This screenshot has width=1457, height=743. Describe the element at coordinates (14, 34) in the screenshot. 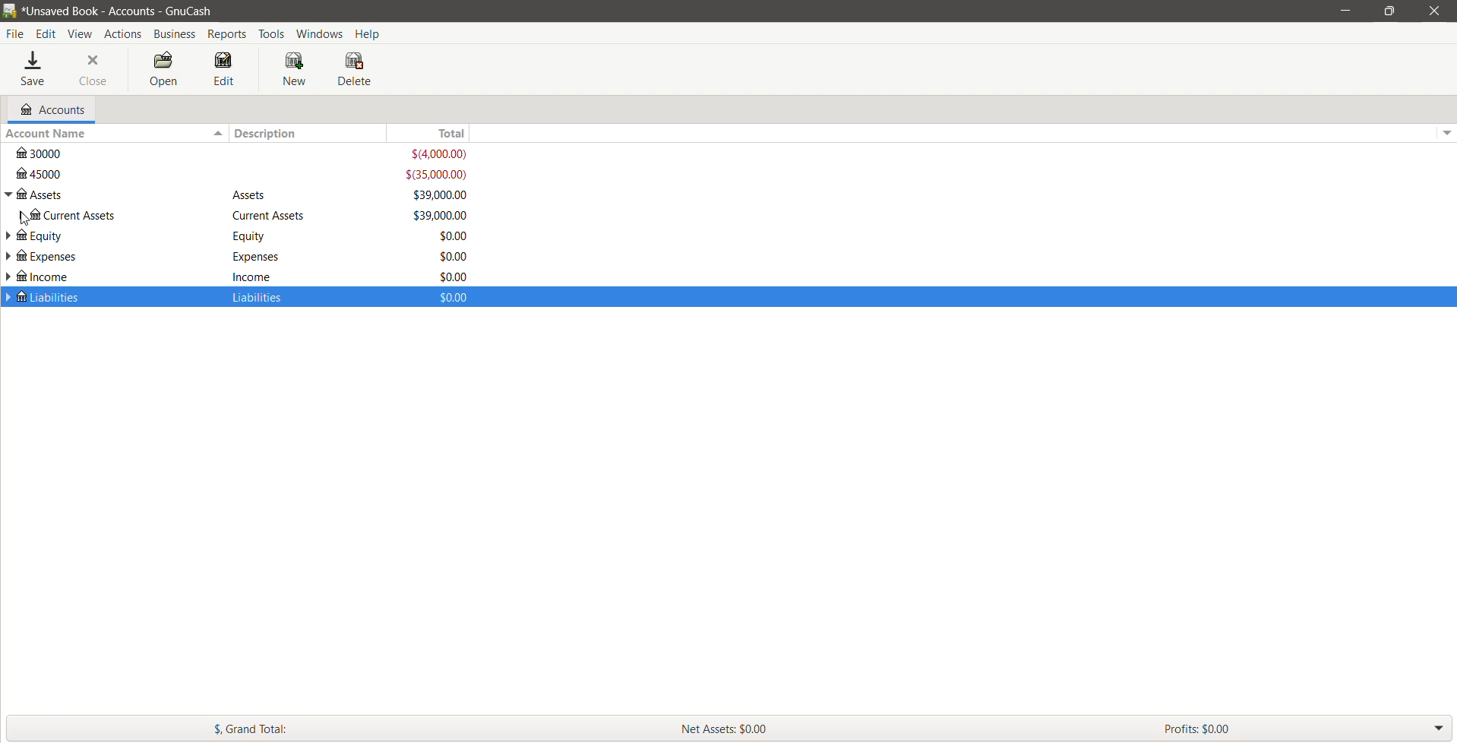

I see `File` at that location.